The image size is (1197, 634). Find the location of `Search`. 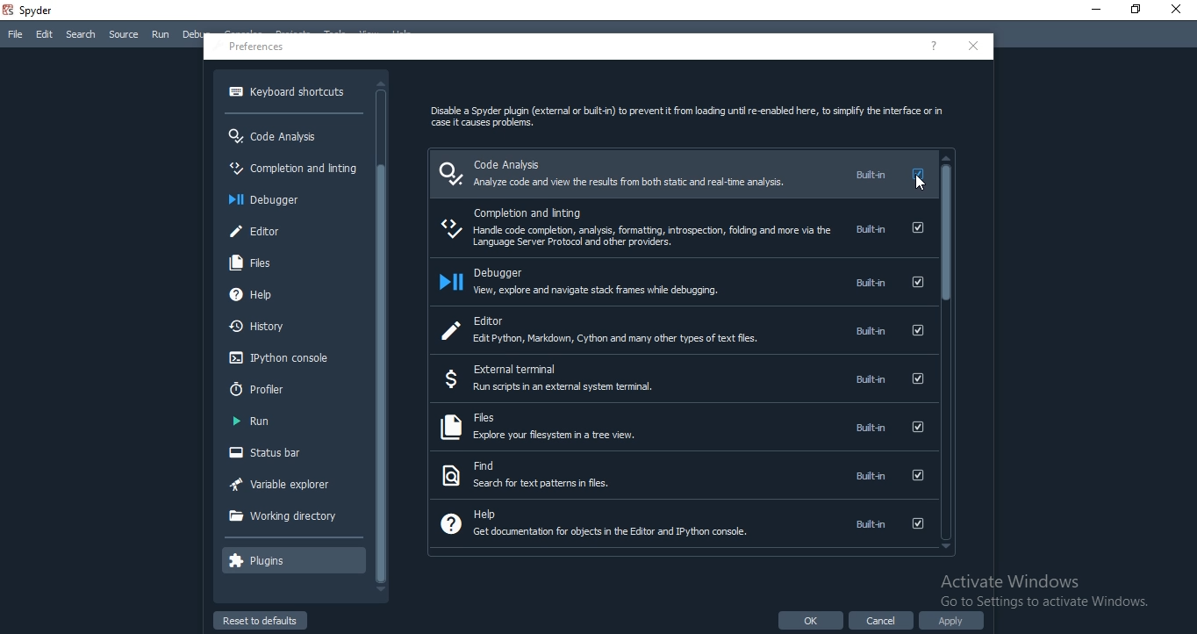

Search is located at coordinates (82, 34).